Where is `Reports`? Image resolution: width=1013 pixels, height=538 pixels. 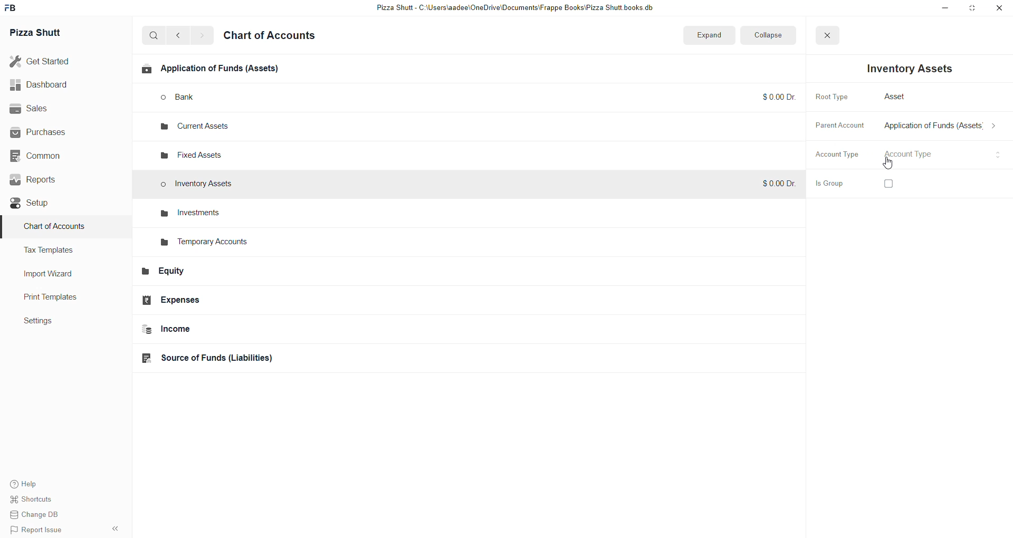 Reports is located at coordinates (46, 181).